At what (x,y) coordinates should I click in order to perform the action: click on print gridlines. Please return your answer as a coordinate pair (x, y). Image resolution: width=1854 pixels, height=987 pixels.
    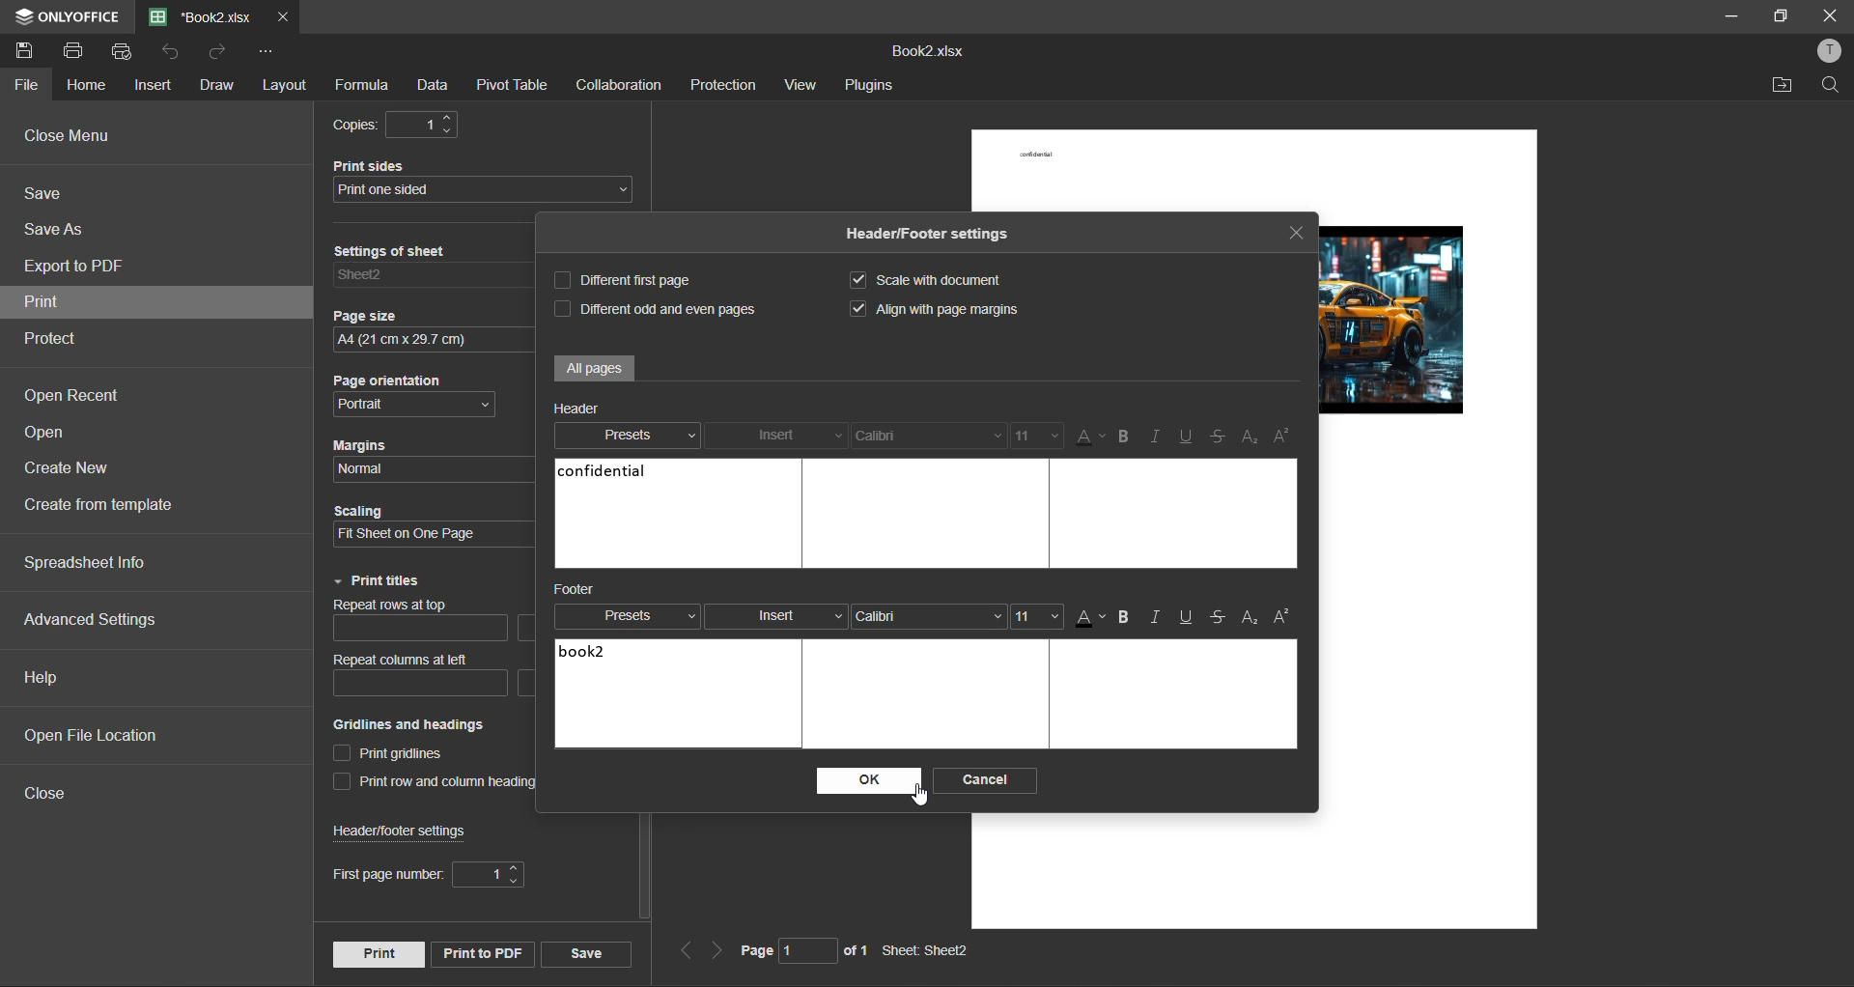
    Looking at the image, I should click on (390, 755).